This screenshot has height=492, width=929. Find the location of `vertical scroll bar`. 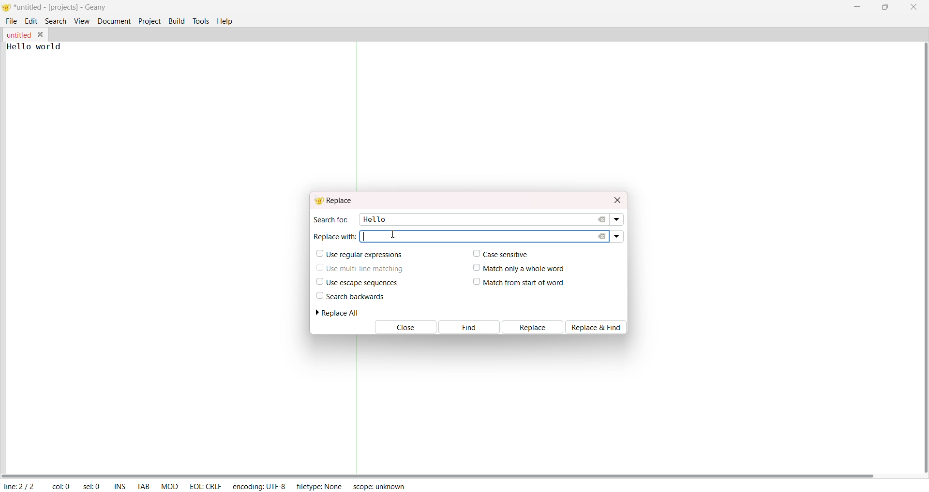

vertical scroll bar is located at coordinates (922, 258).